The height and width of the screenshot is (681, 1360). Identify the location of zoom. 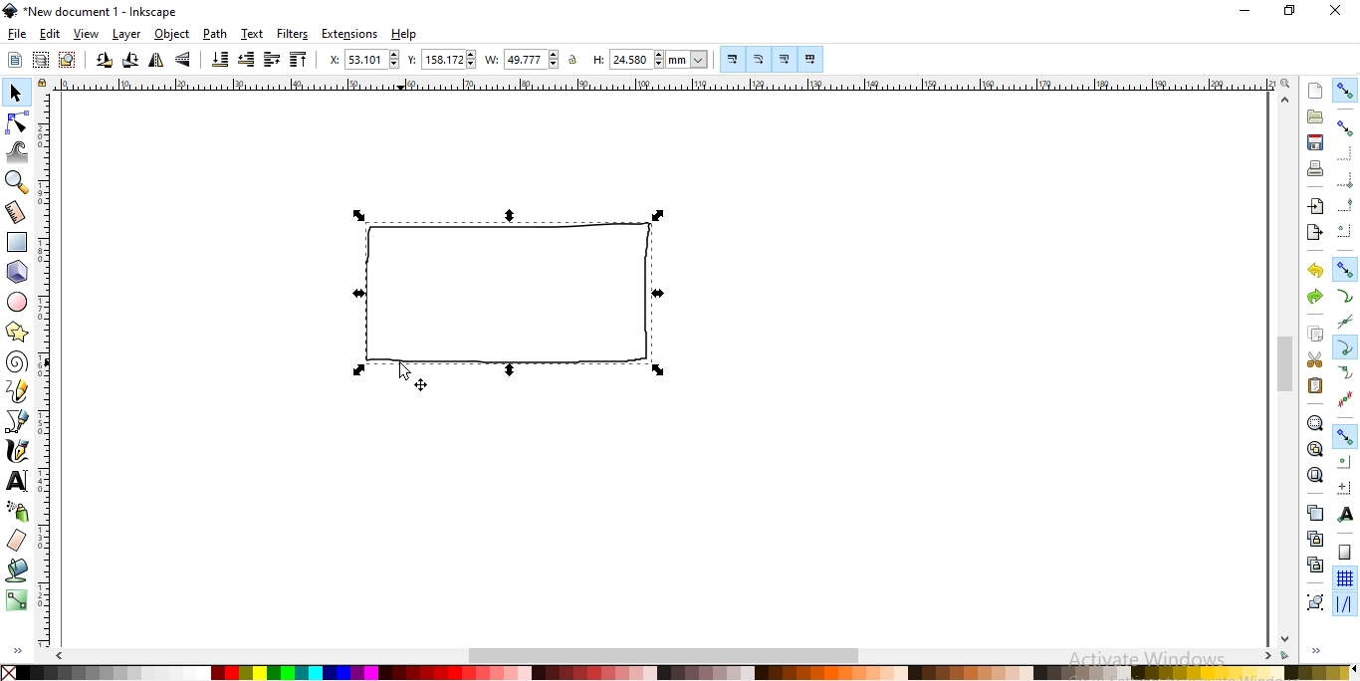
(1283, 84).